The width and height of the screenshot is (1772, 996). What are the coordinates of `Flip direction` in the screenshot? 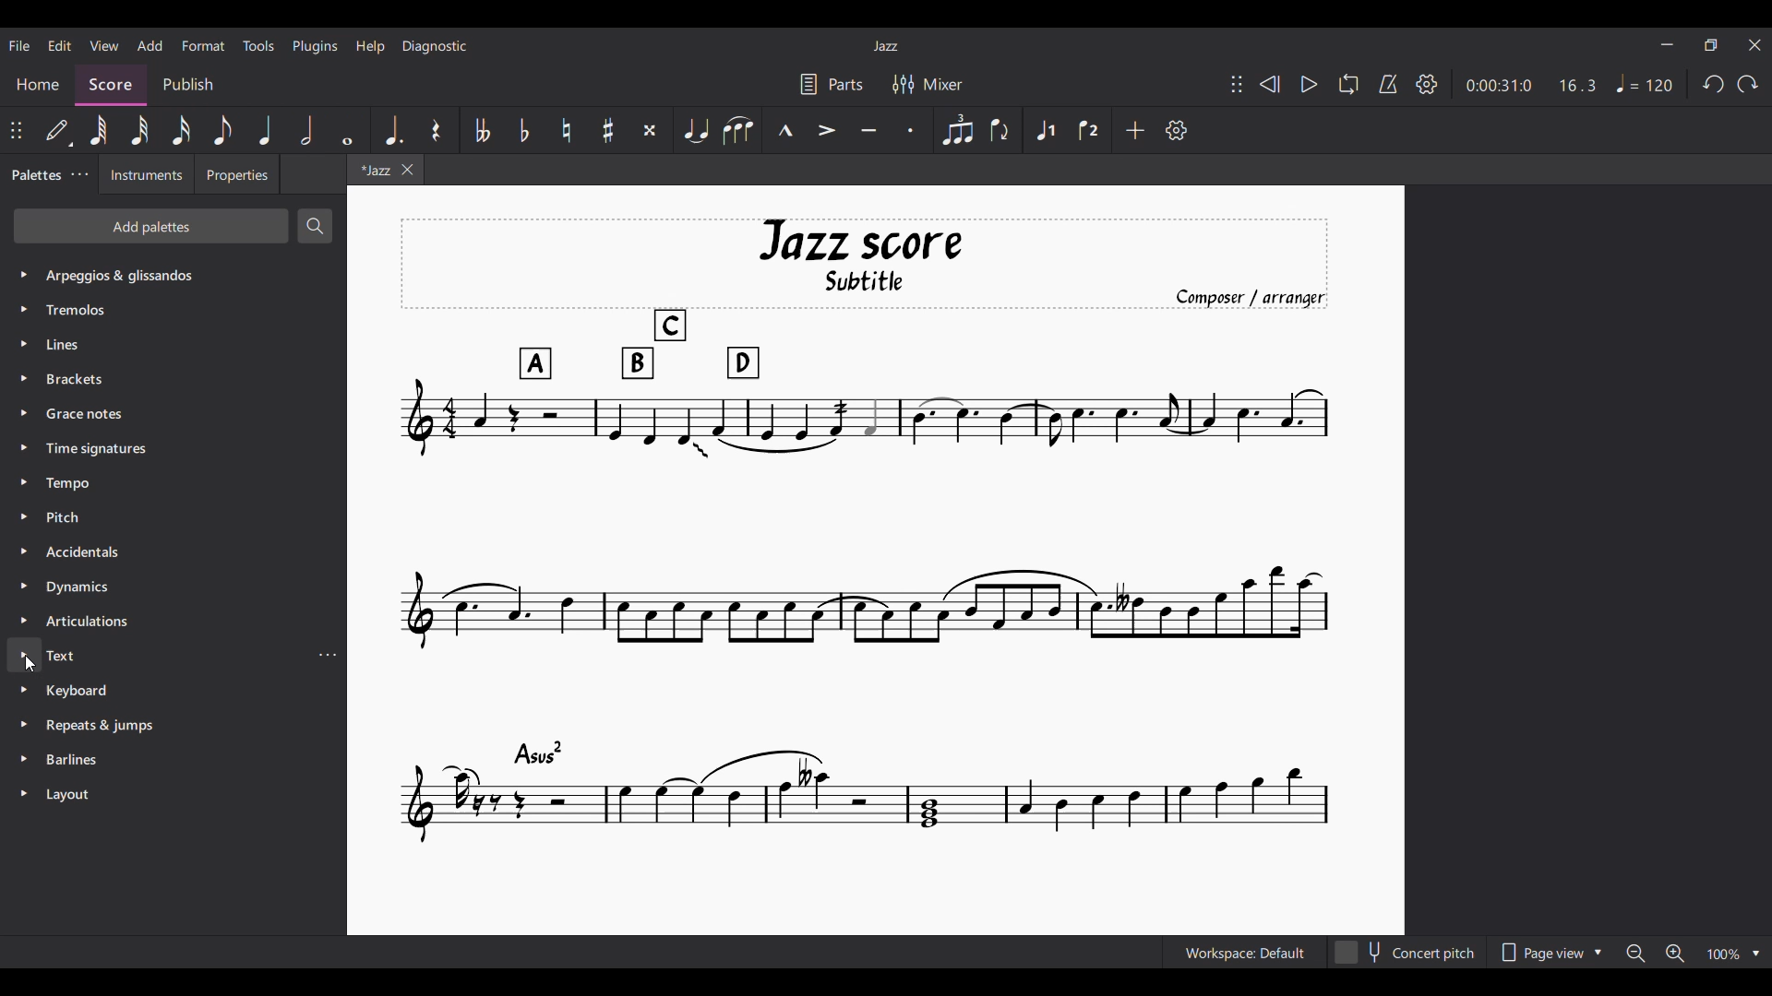 It's located at (1000, 129).